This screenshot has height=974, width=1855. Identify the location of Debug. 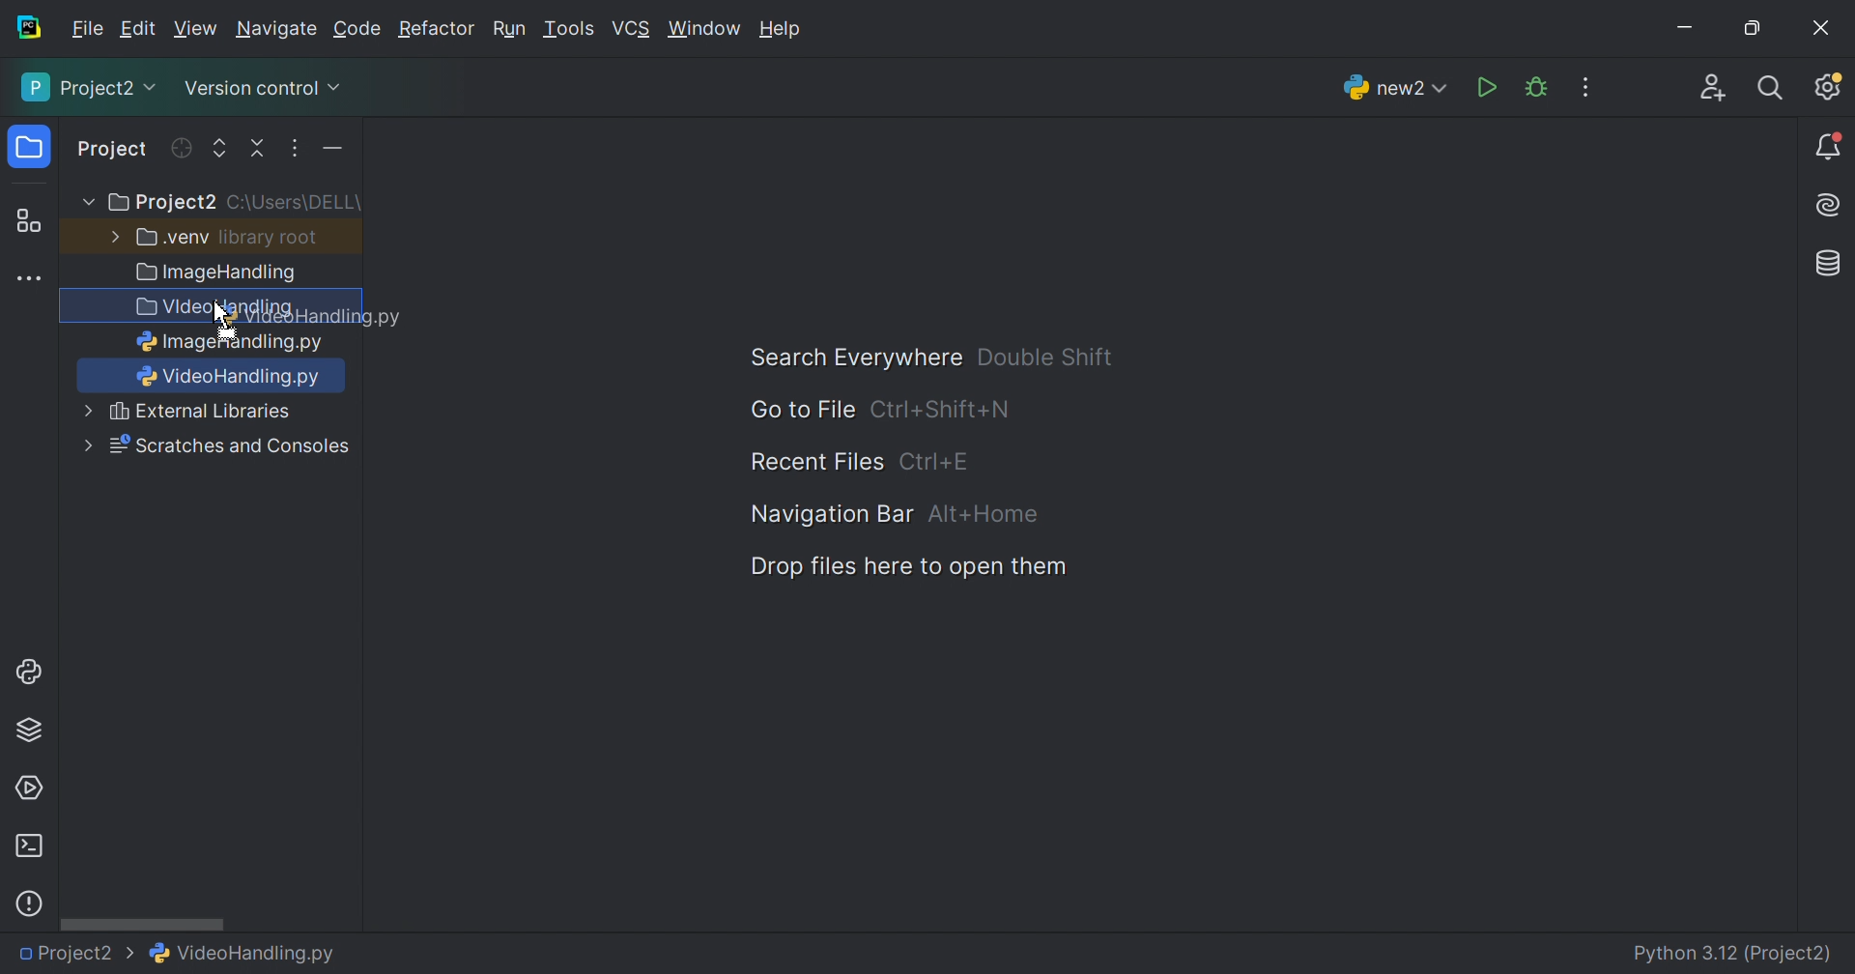
(1536, 88).